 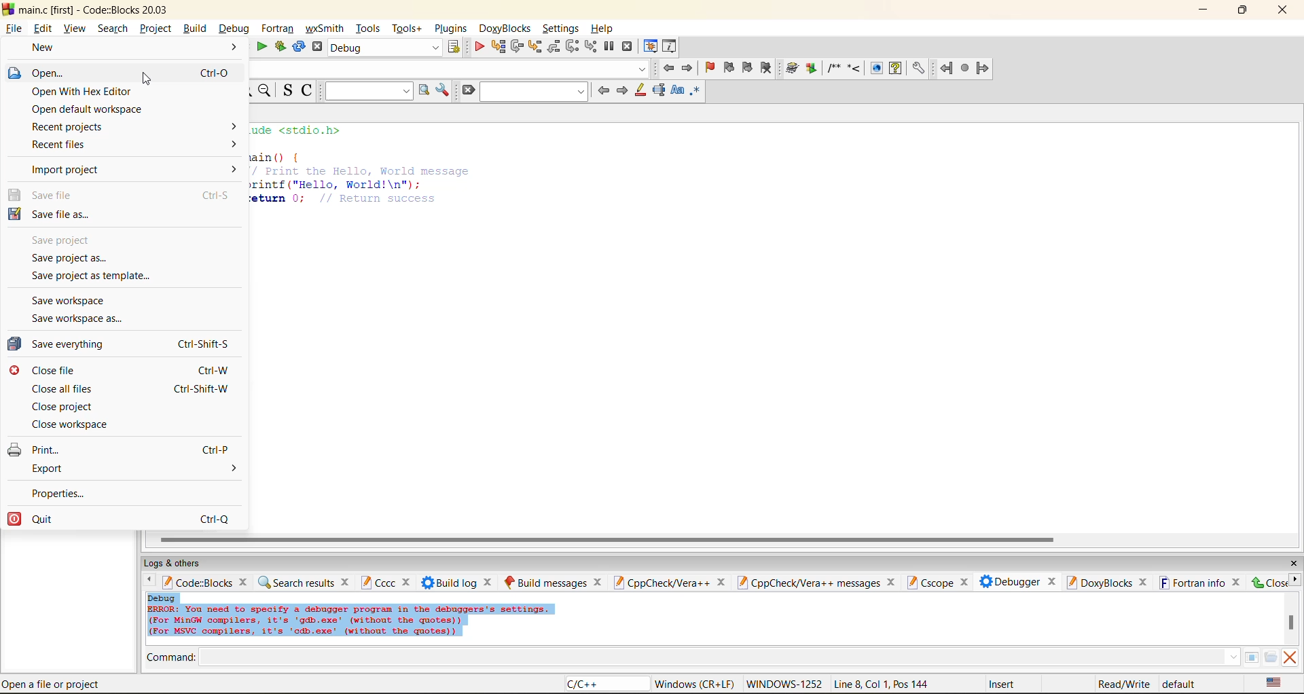 What do you see at coordinates (132, 146) in the screenshot?
I see `recent files` at bounding box center [132, 146].